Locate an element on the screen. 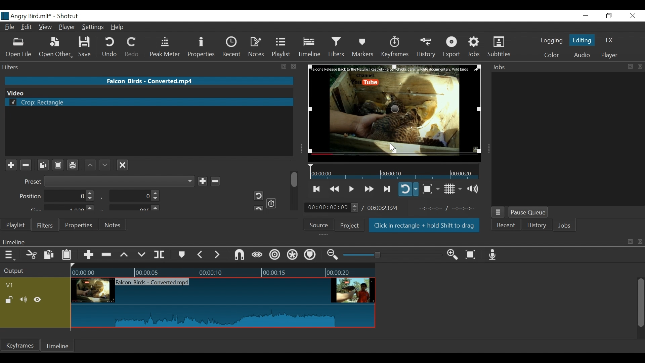  Settings is located at coordinates (93, 28).